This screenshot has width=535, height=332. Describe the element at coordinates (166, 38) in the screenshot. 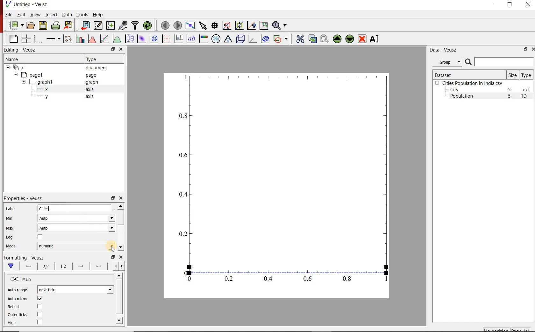

I see `plot a vector field` at that location.